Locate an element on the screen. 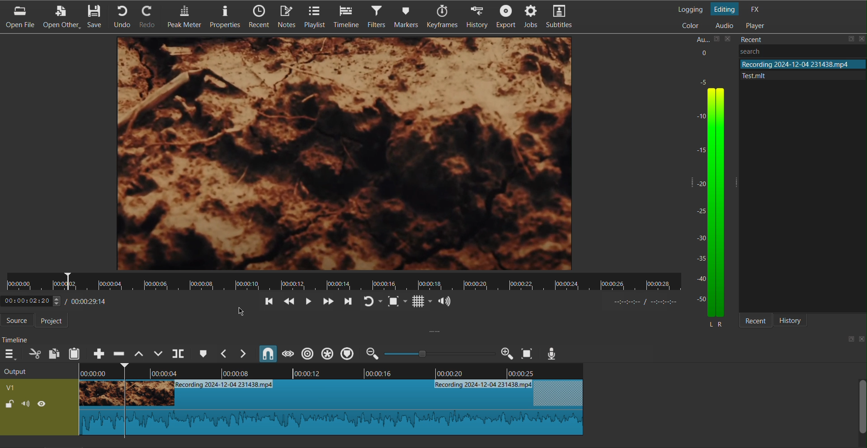 This screenshot has width=867, height=448. Ripple is located at coordinates (308, 353).